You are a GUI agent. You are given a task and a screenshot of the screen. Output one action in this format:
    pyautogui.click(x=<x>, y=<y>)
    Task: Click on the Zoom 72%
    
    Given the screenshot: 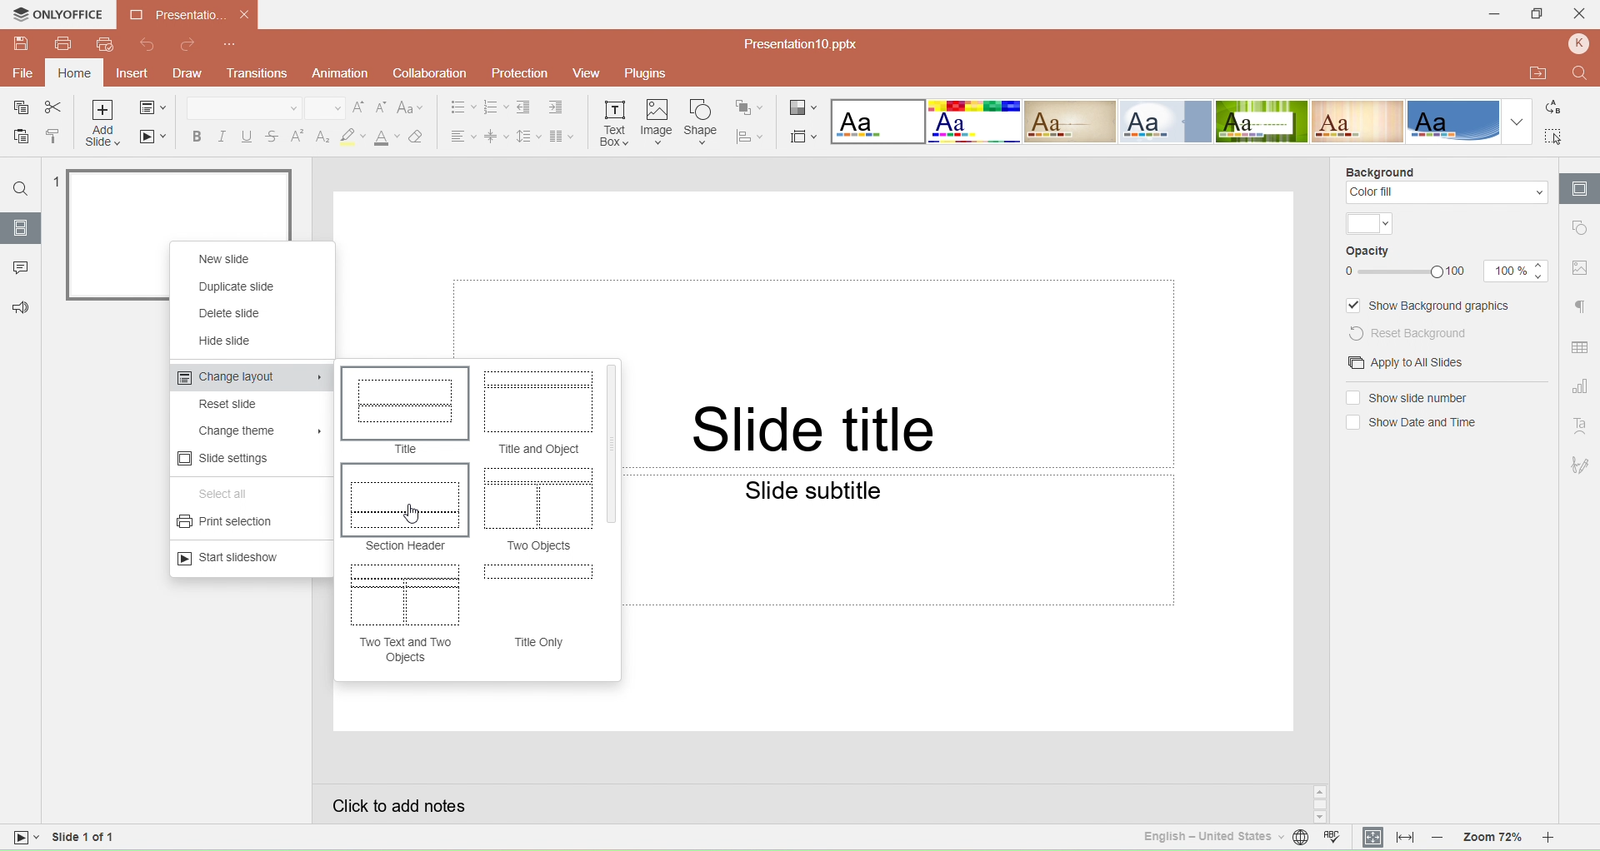 What is the action you would take?
    pyautogui.click(x=1488, y=839)
    